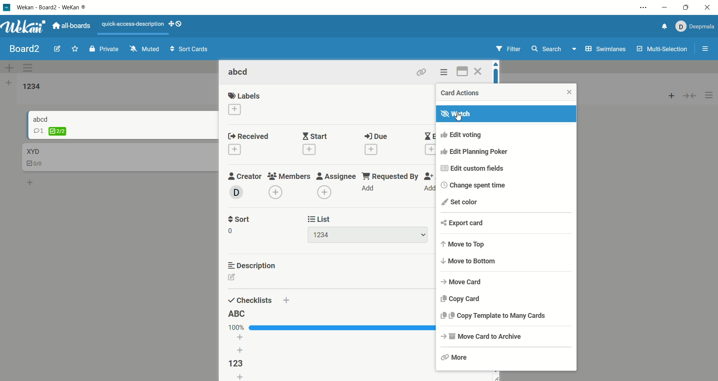  What do you see at coordinates (665, 9) in the screenshot?
I see `minimize` at bounding box center [665, 9].